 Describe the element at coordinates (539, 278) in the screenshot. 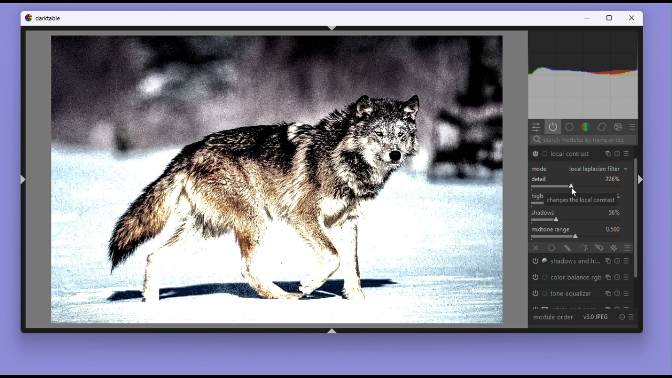

I see `'color balance rgb' is switched on` at that location.